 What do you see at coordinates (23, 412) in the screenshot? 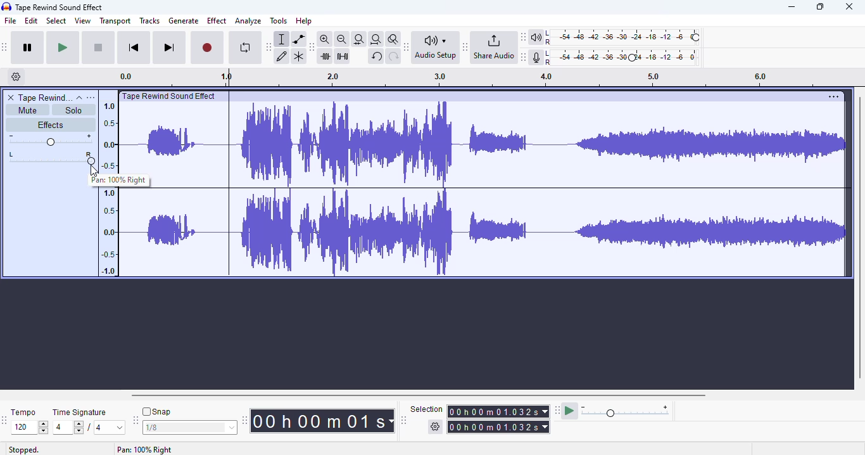
I see `tempo` at bounding box center [23, 412].